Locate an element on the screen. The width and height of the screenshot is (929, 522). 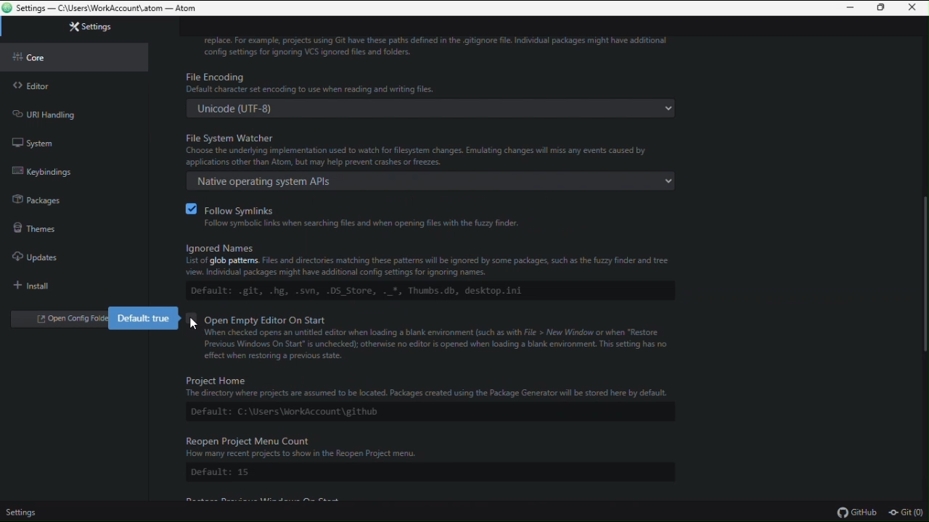
Updates is located at coordinates (49, 254).